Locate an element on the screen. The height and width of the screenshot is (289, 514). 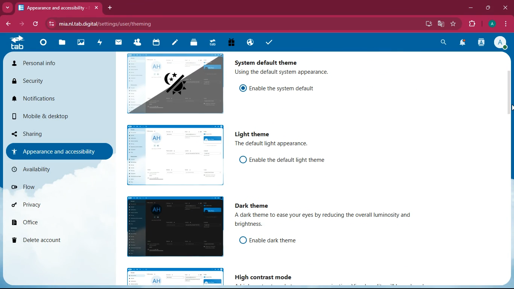
desktop is located at coordinates (426, 24).